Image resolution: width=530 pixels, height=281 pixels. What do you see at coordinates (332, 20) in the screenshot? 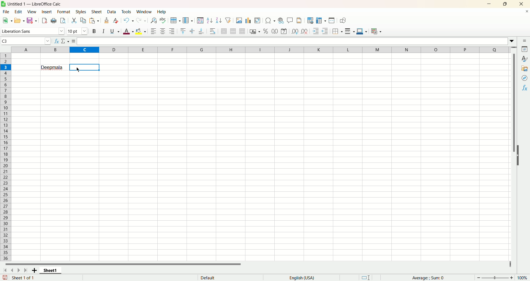
I see `Split window` at bounding box center [332, 20].